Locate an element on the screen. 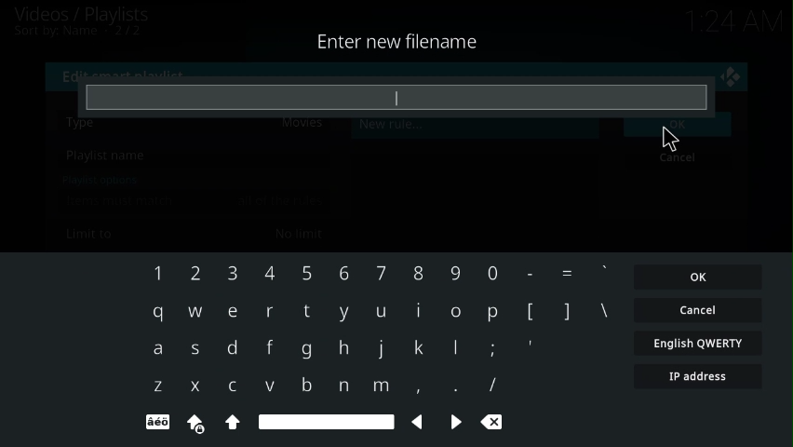  - is located at coordinates (530, 273).